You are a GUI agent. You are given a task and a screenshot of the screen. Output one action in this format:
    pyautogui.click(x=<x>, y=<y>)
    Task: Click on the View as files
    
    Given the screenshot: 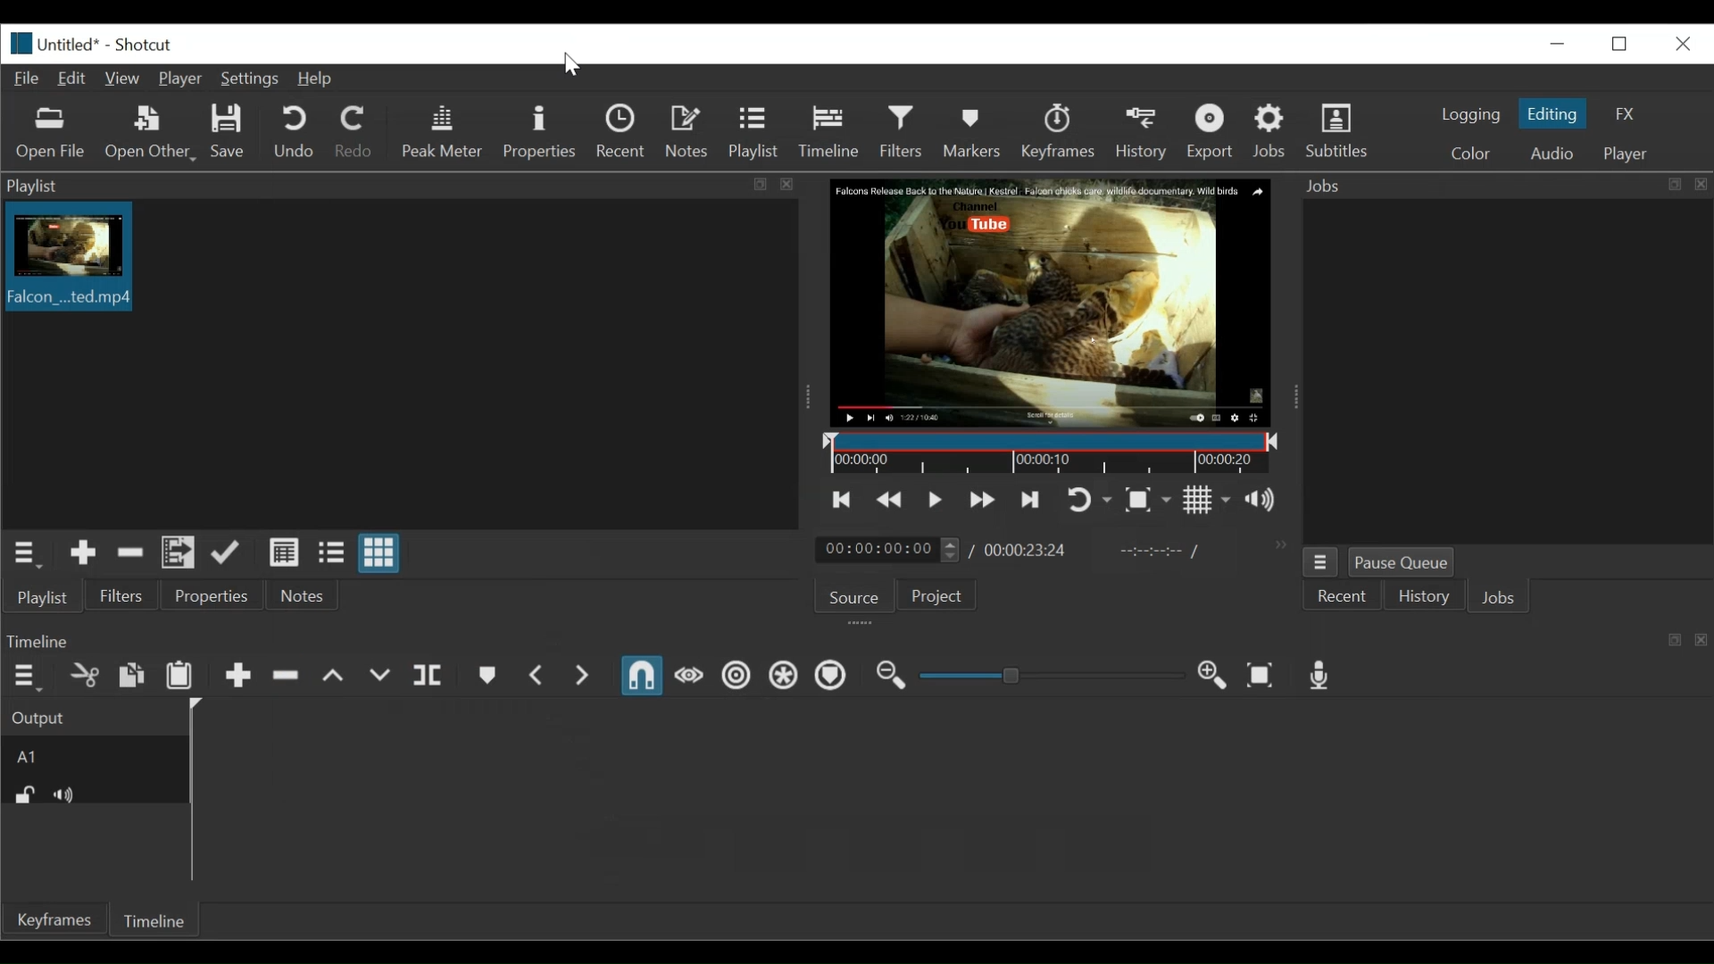 What is the action you would take?
    pyautogui.click(x=333, y=554)
    